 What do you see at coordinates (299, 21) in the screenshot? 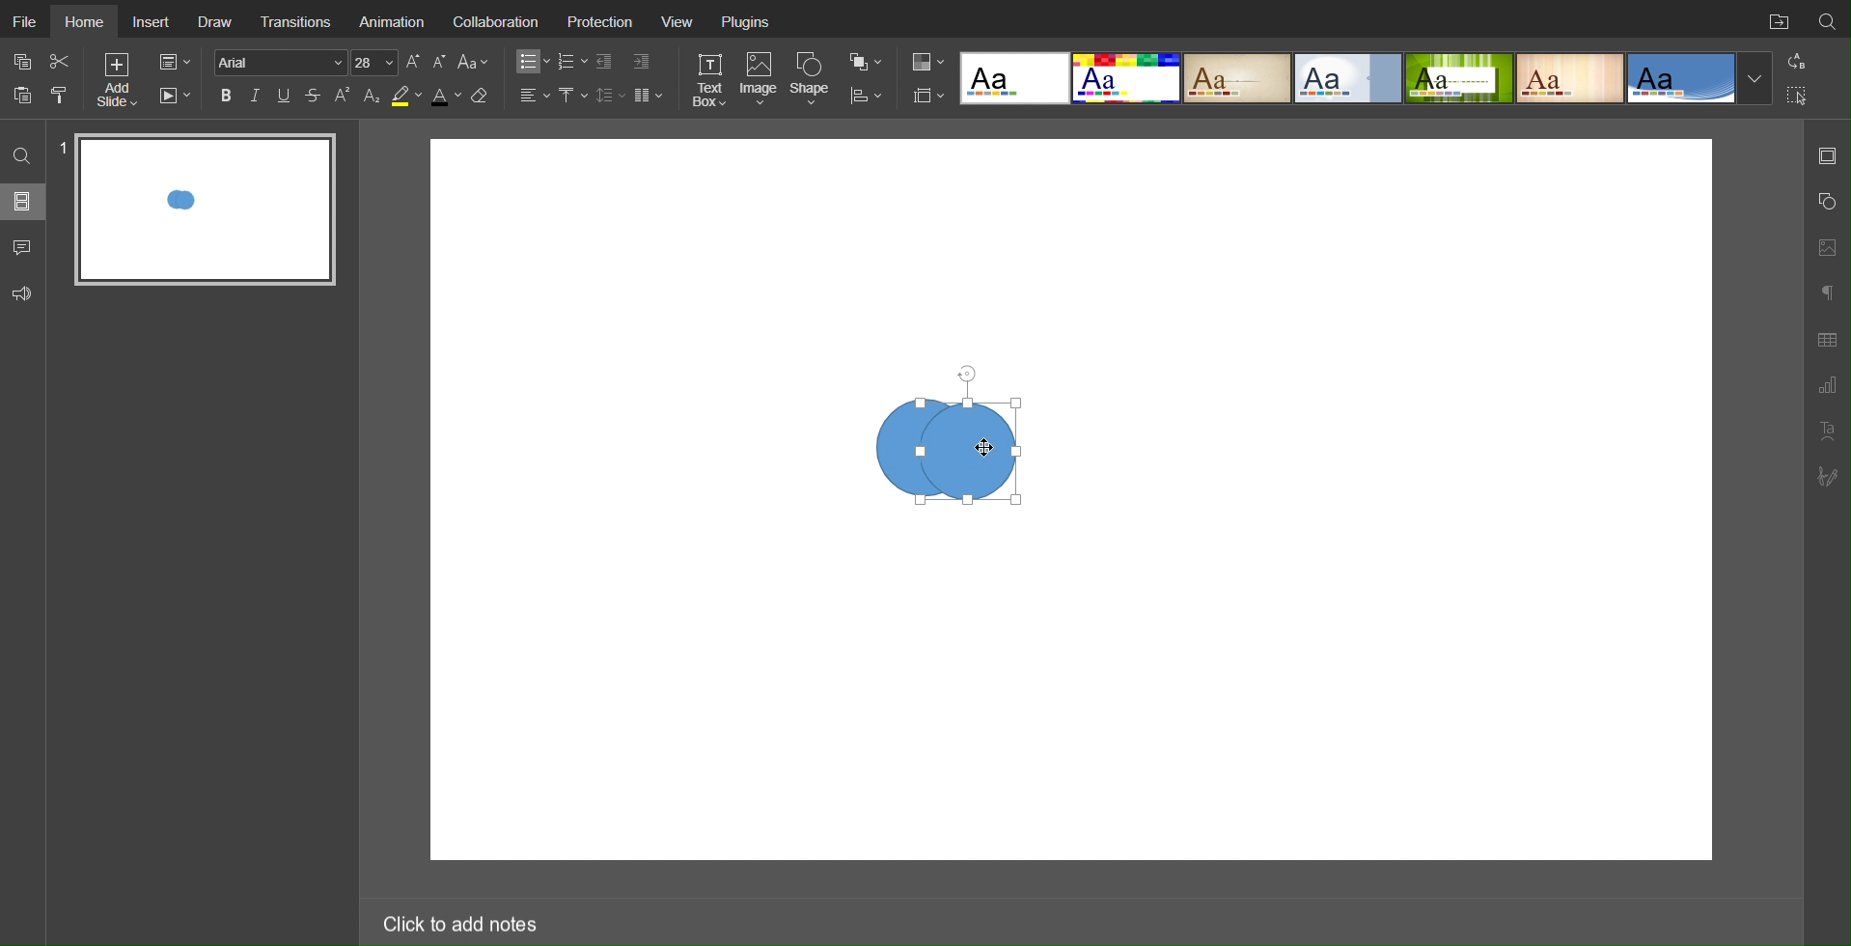
I see `Transitions` at bounding box center [299, 21].